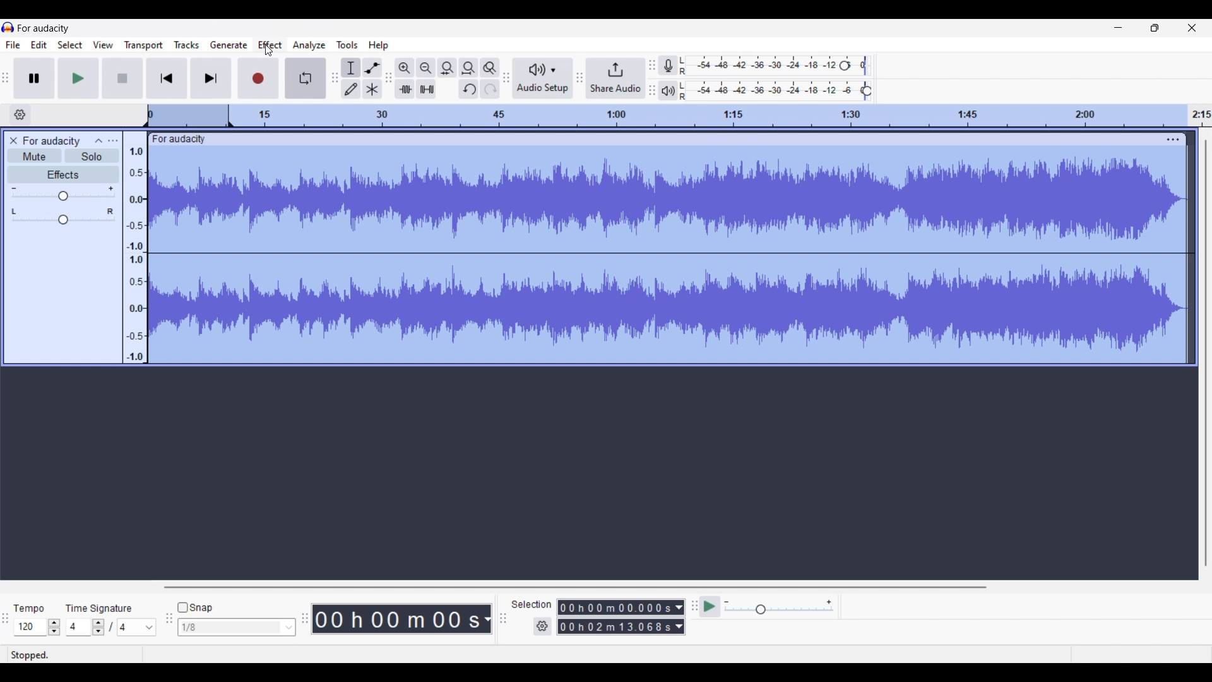 The width and height of the screenshot is (1212, 682). I want to click on Track name, so click(179, 140).